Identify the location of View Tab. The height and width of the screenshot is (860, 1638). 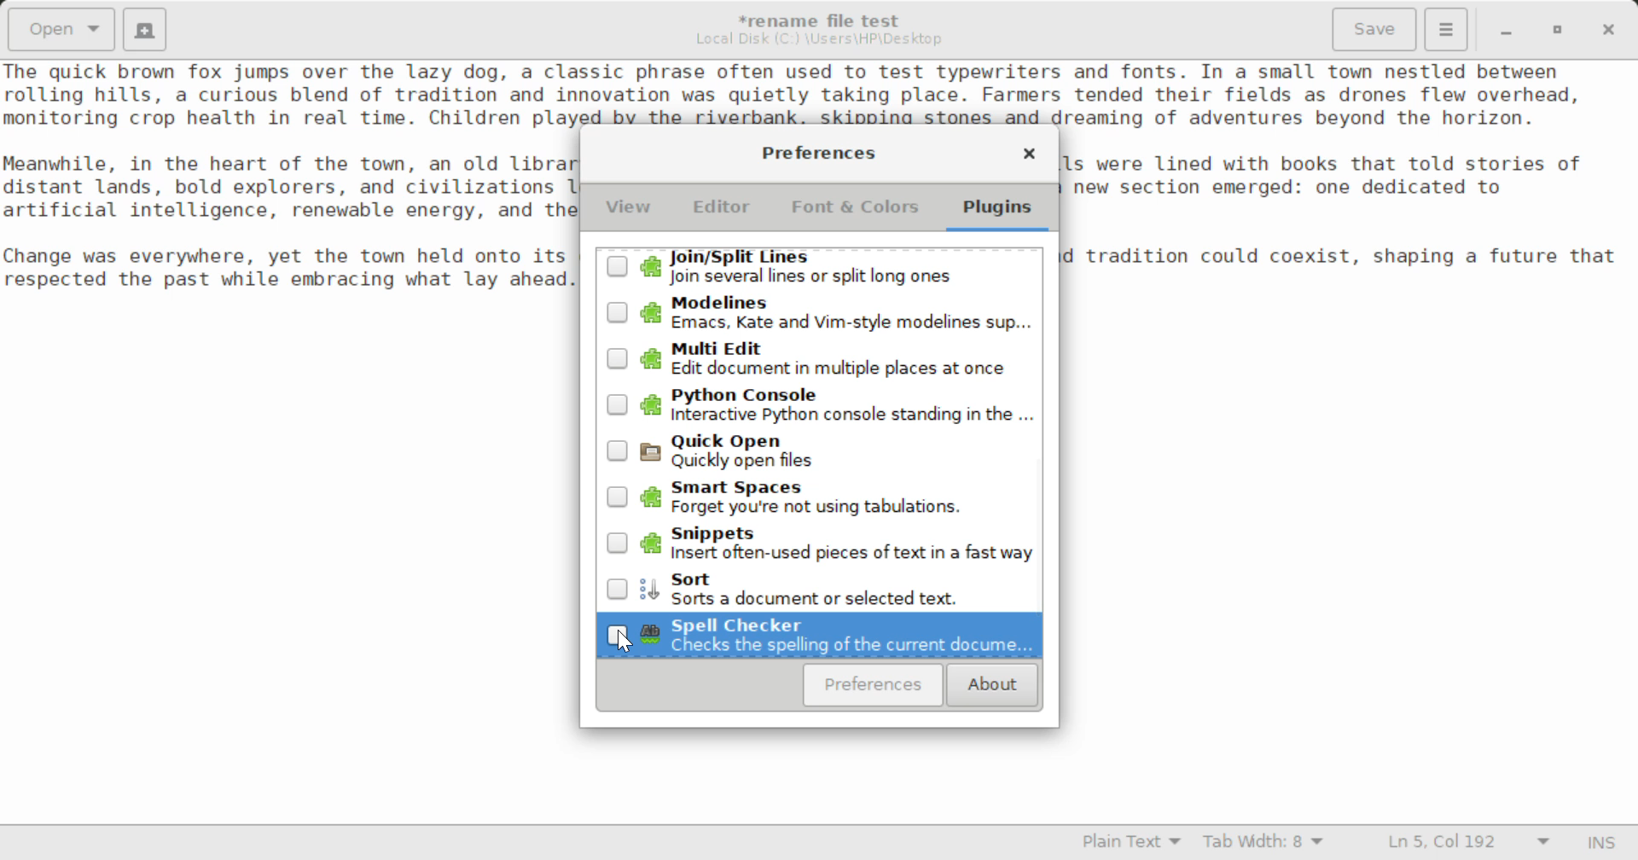
(629, 211).